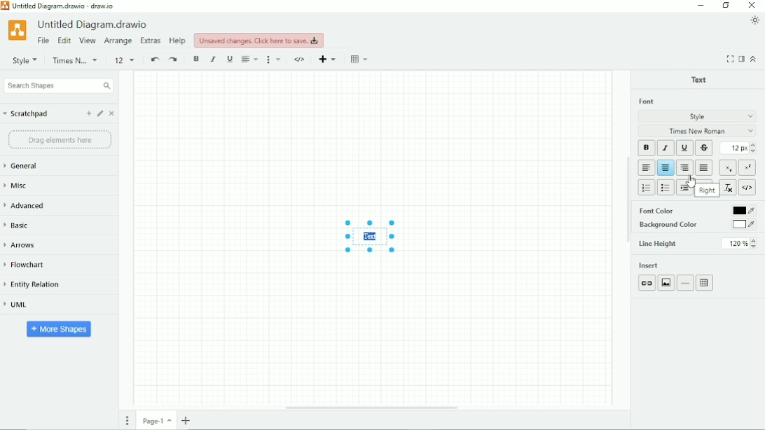 Image resolution: width=765 pixels, height=430 pixels. Describe the element at coordinates (151, 41) in the screenshot. I see `Extras` at that location.